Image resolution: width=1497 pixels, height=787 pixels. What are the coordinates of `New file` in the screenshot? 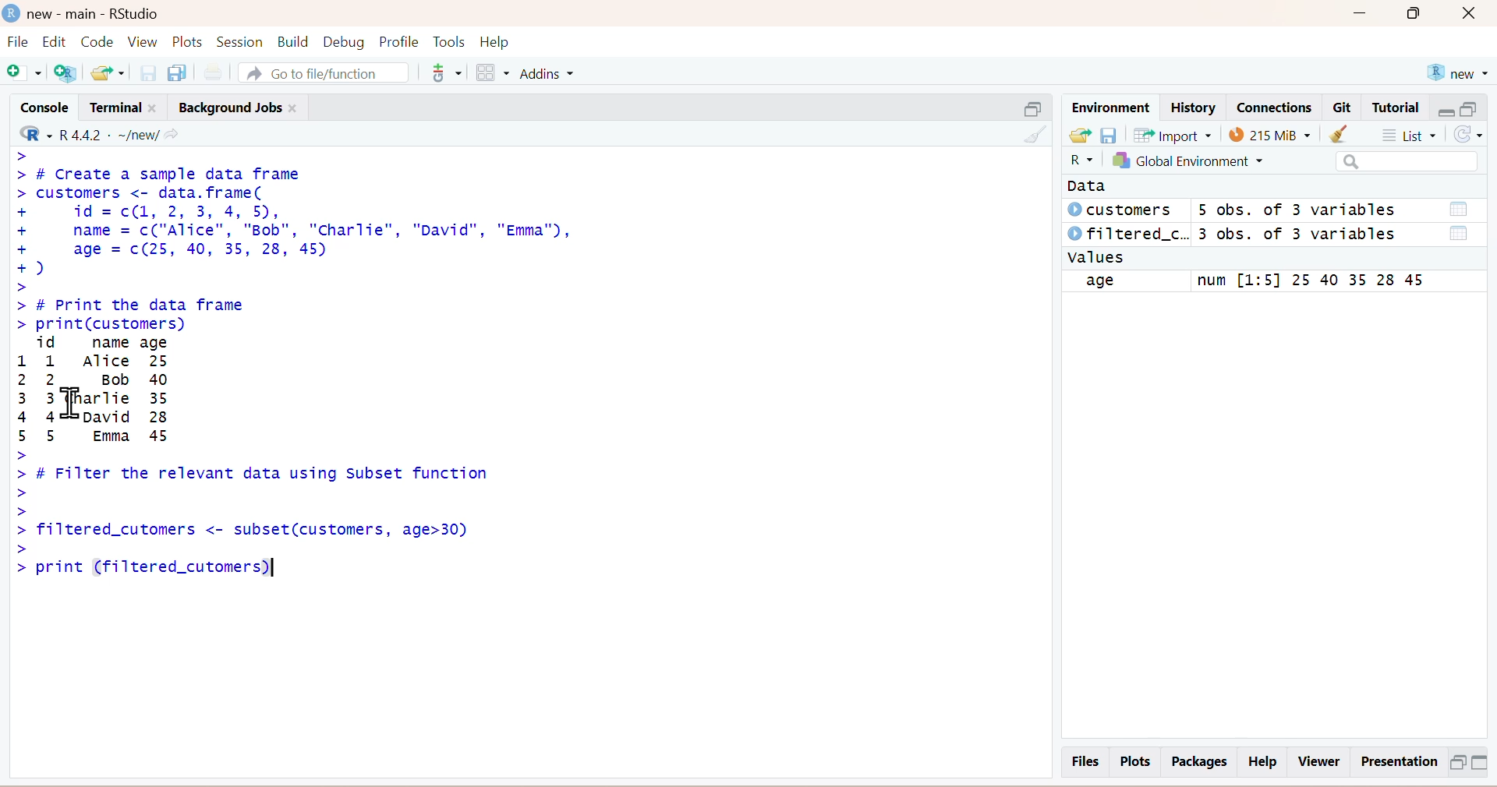 It's located at (25, 72).